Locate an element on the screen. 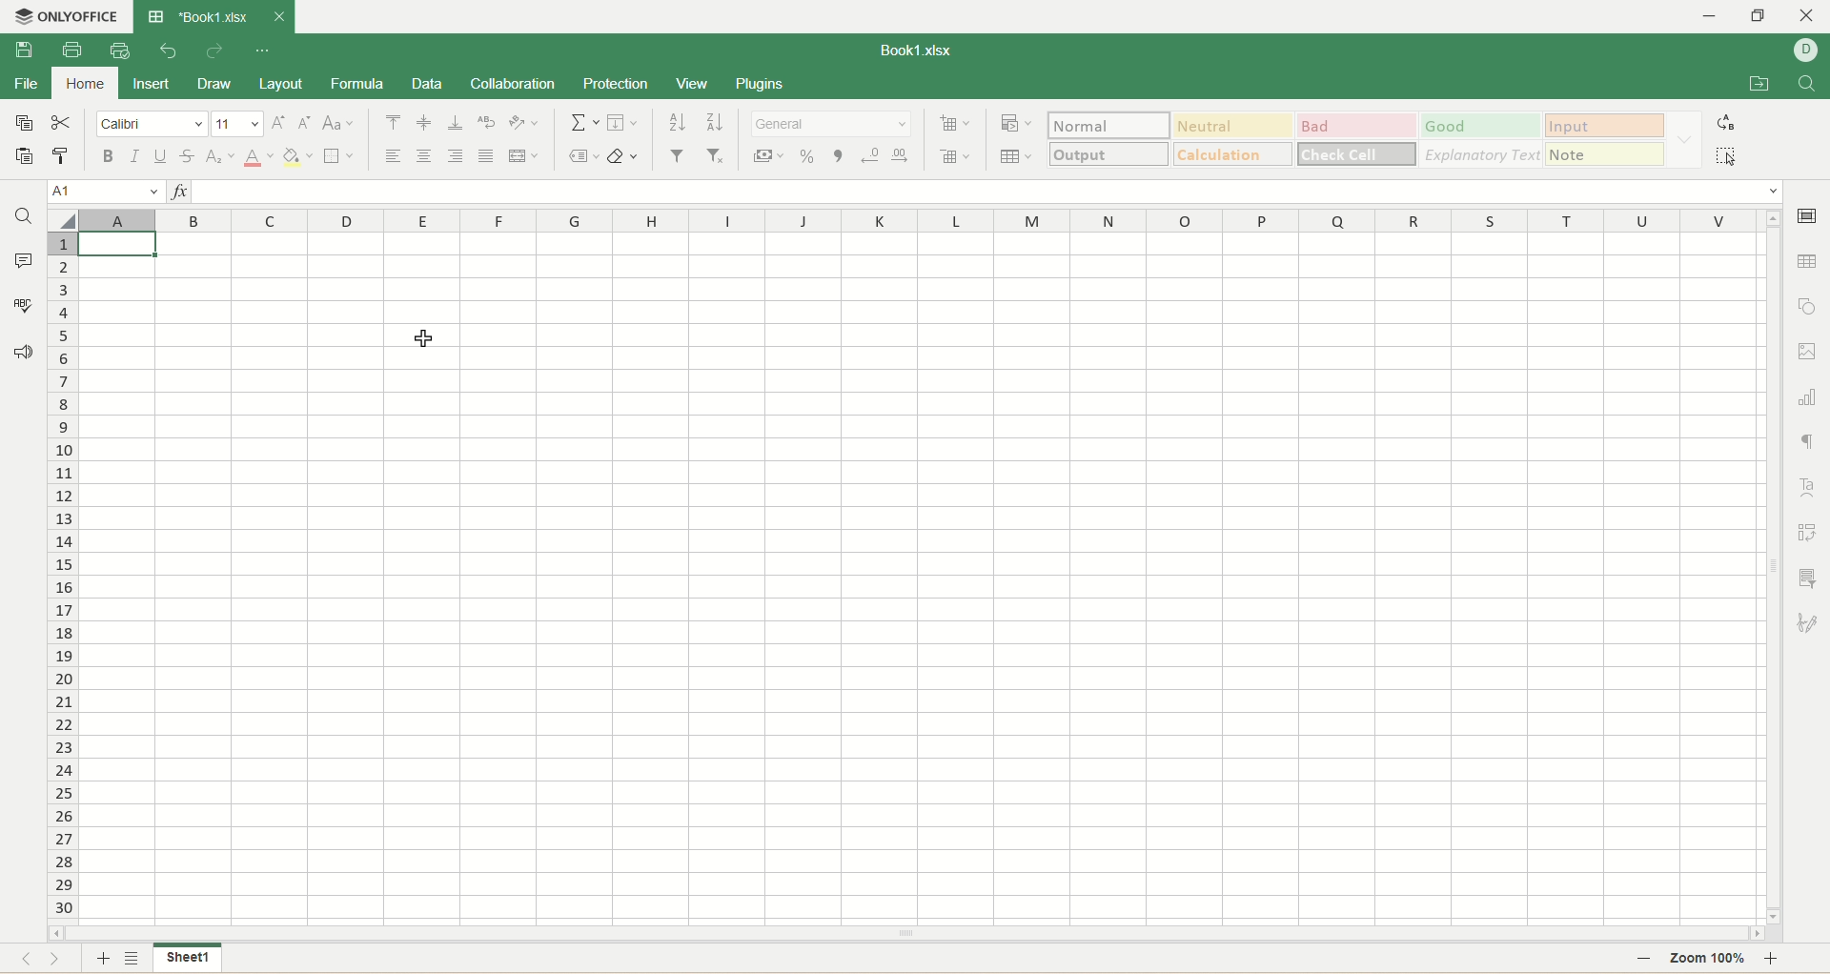 Image resolution: width=1830 pixels, height=974 pixels. table settings is located at coordinates (1808, 263).